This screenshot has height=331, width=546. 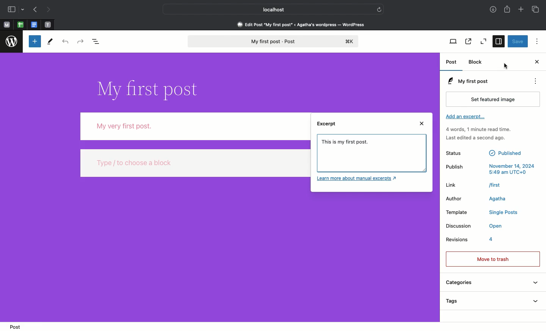 I want to click on Downloads, so click(x=493, y=10).